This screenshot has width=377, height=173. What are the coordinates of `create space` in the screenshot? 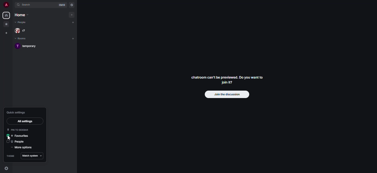 It's located at (6, 34).